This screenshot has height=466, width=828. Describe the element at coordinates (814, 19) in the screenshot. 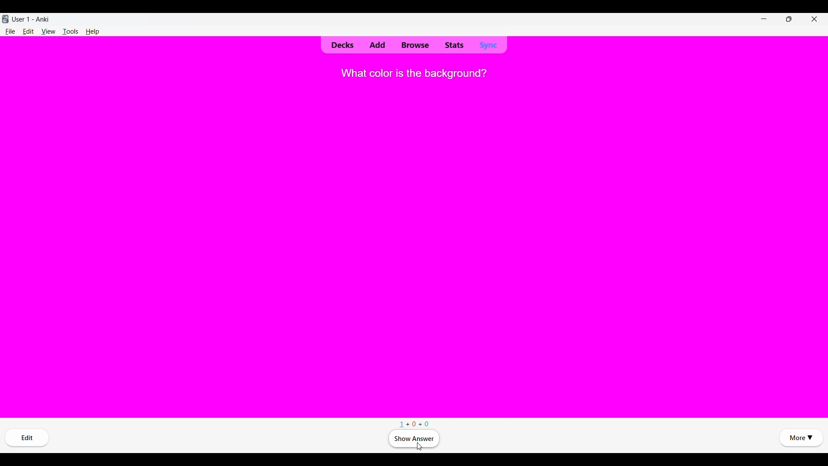

I see `Close interface` at that location.